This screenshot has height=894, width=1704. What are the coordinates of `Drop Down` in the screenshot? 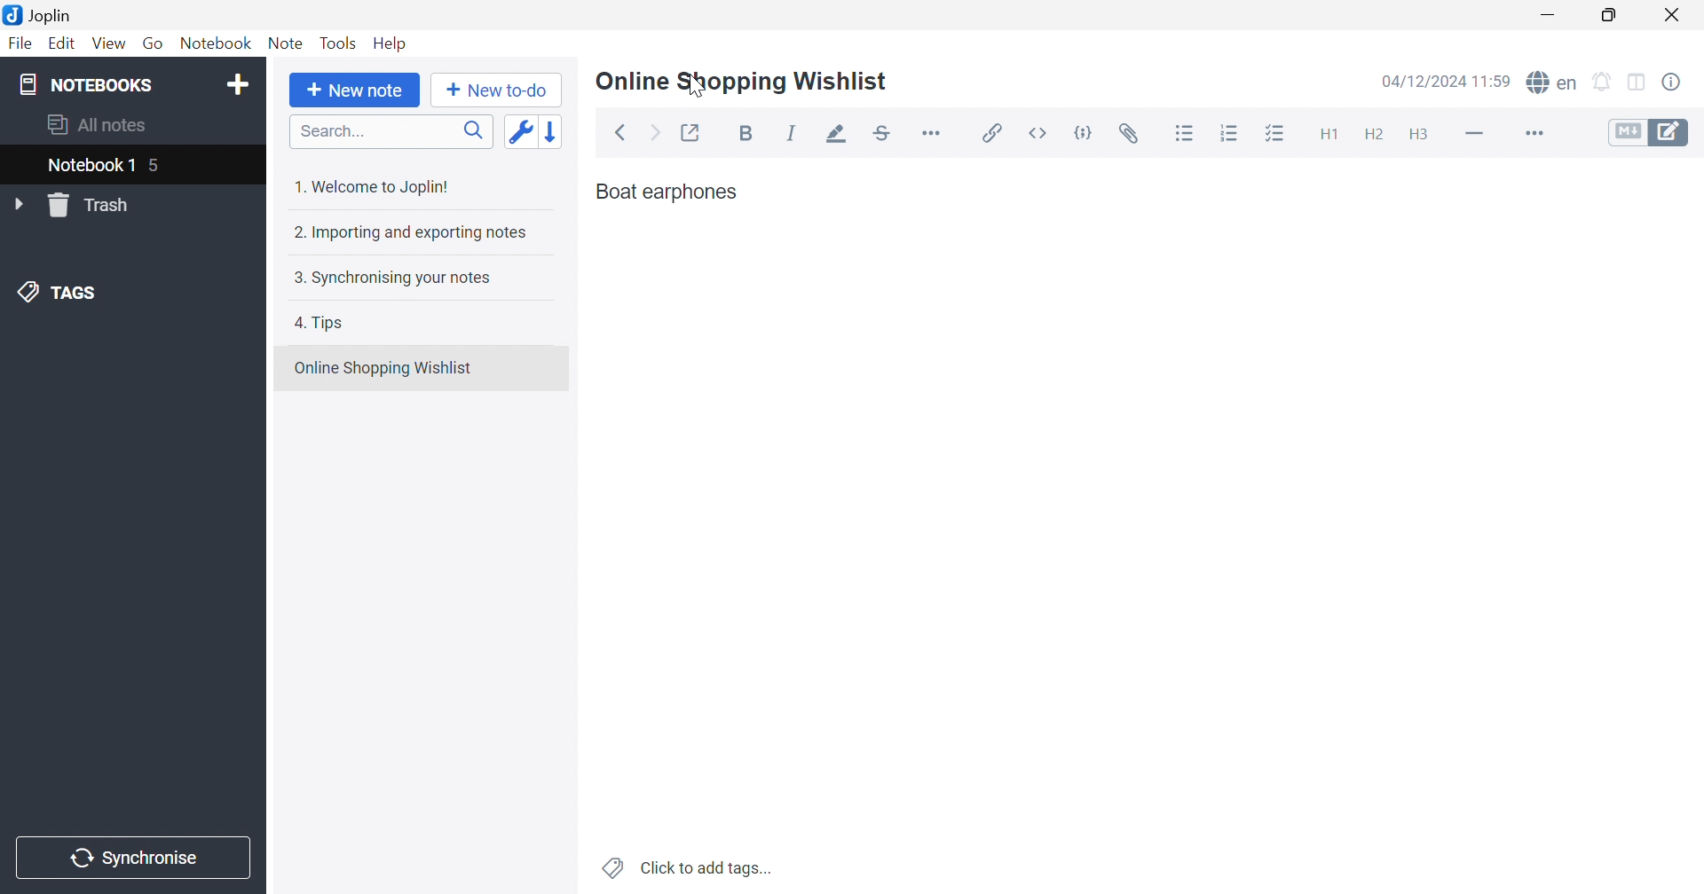 It's located at (18, 203).